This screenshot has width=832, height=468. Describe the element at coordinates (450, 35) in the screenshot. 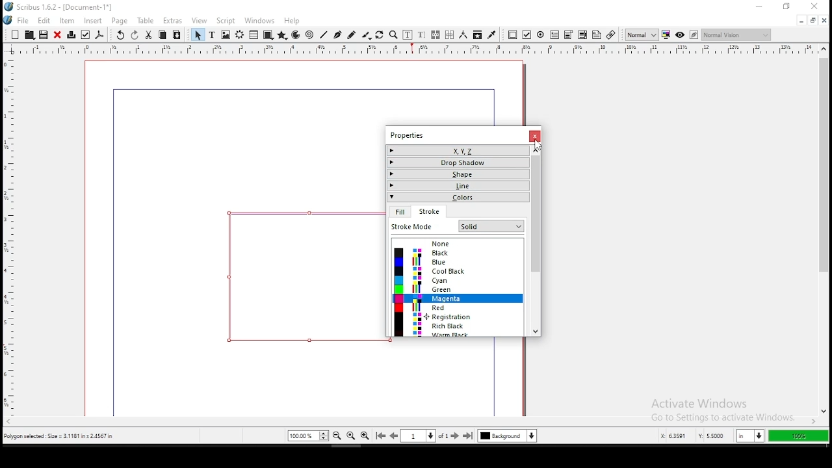

I see `unlink text frames` at that location.